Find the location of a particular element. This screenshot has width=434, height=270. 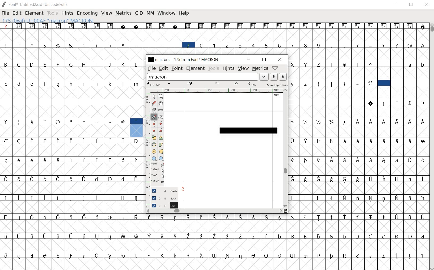

Symbol is located at coordinates (5, 236).